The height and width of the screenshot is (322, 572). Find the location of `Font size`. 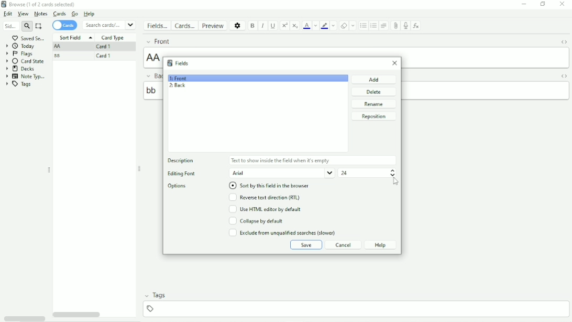

Font size is located at coordinates (362, 173).